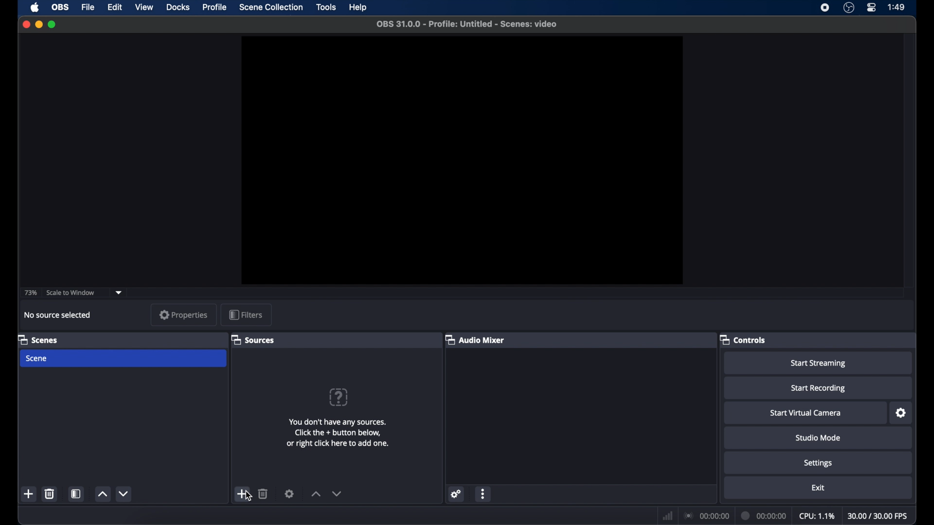  I want to click on control center, so click(872, 8).